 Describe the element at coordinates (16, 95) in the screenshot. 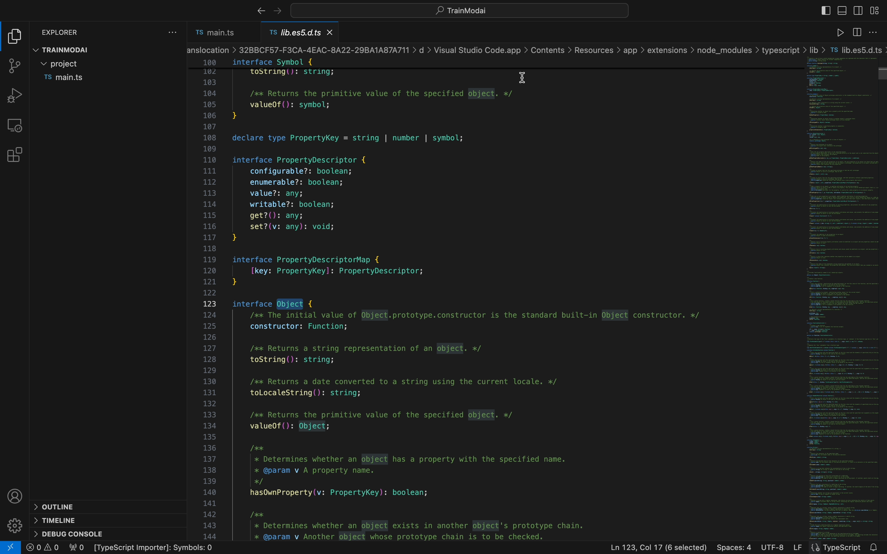

I see `debug` at that location.